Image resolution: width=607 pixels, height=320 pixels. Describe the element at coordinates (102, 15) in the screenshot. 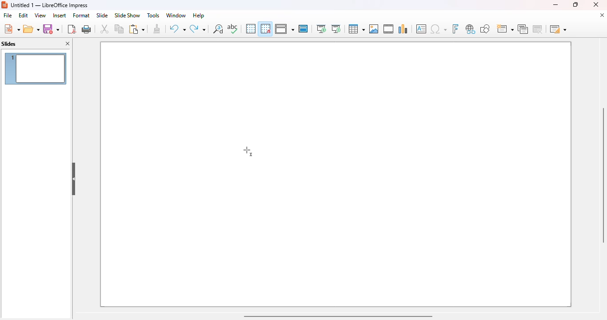

I see `slide` at that location.